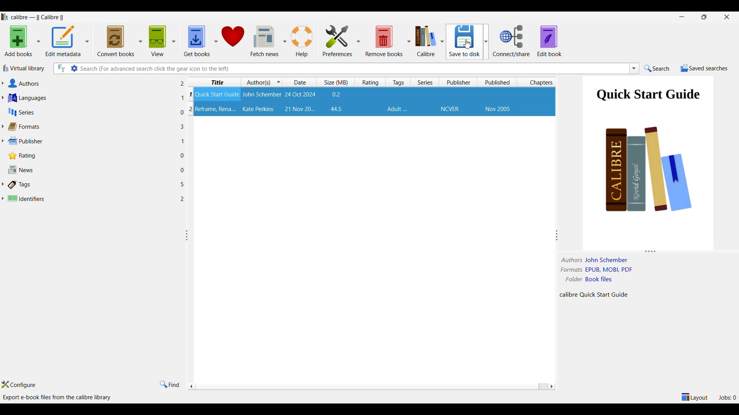 The width and height of the screenshot is (739, 415). What do you see at coordinates (300, 95) in the screenshot?
I see `date` at bounding box center [300, 95].